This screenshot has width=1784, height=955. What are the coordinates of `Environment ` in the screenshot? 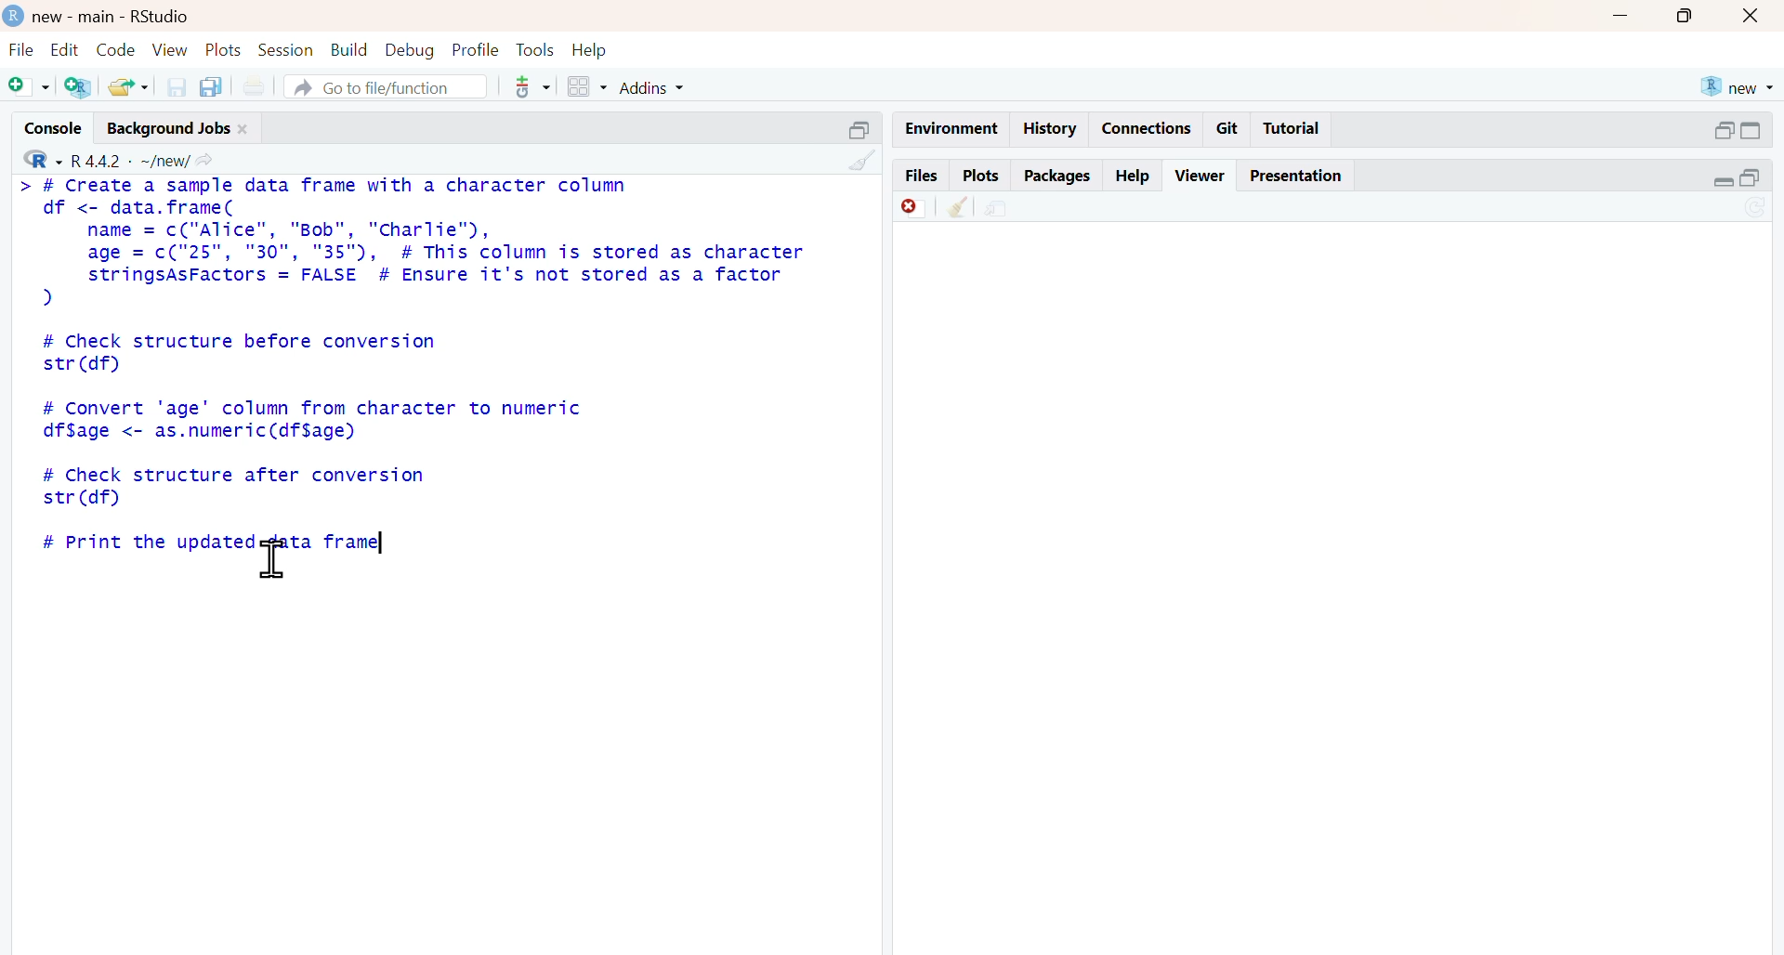 It's located at (952, 128).